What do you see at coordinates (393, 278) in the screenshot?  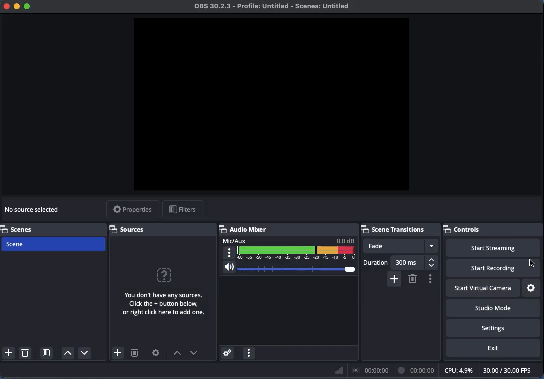 I see `Add` at bounding box center [393, 278].